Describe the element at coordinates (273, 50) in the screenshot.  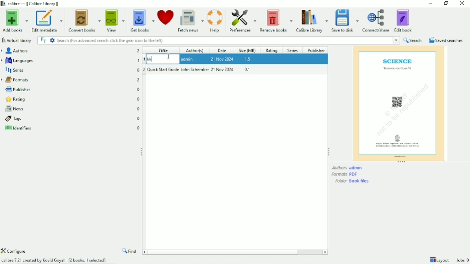
I see `Rating` at that location.